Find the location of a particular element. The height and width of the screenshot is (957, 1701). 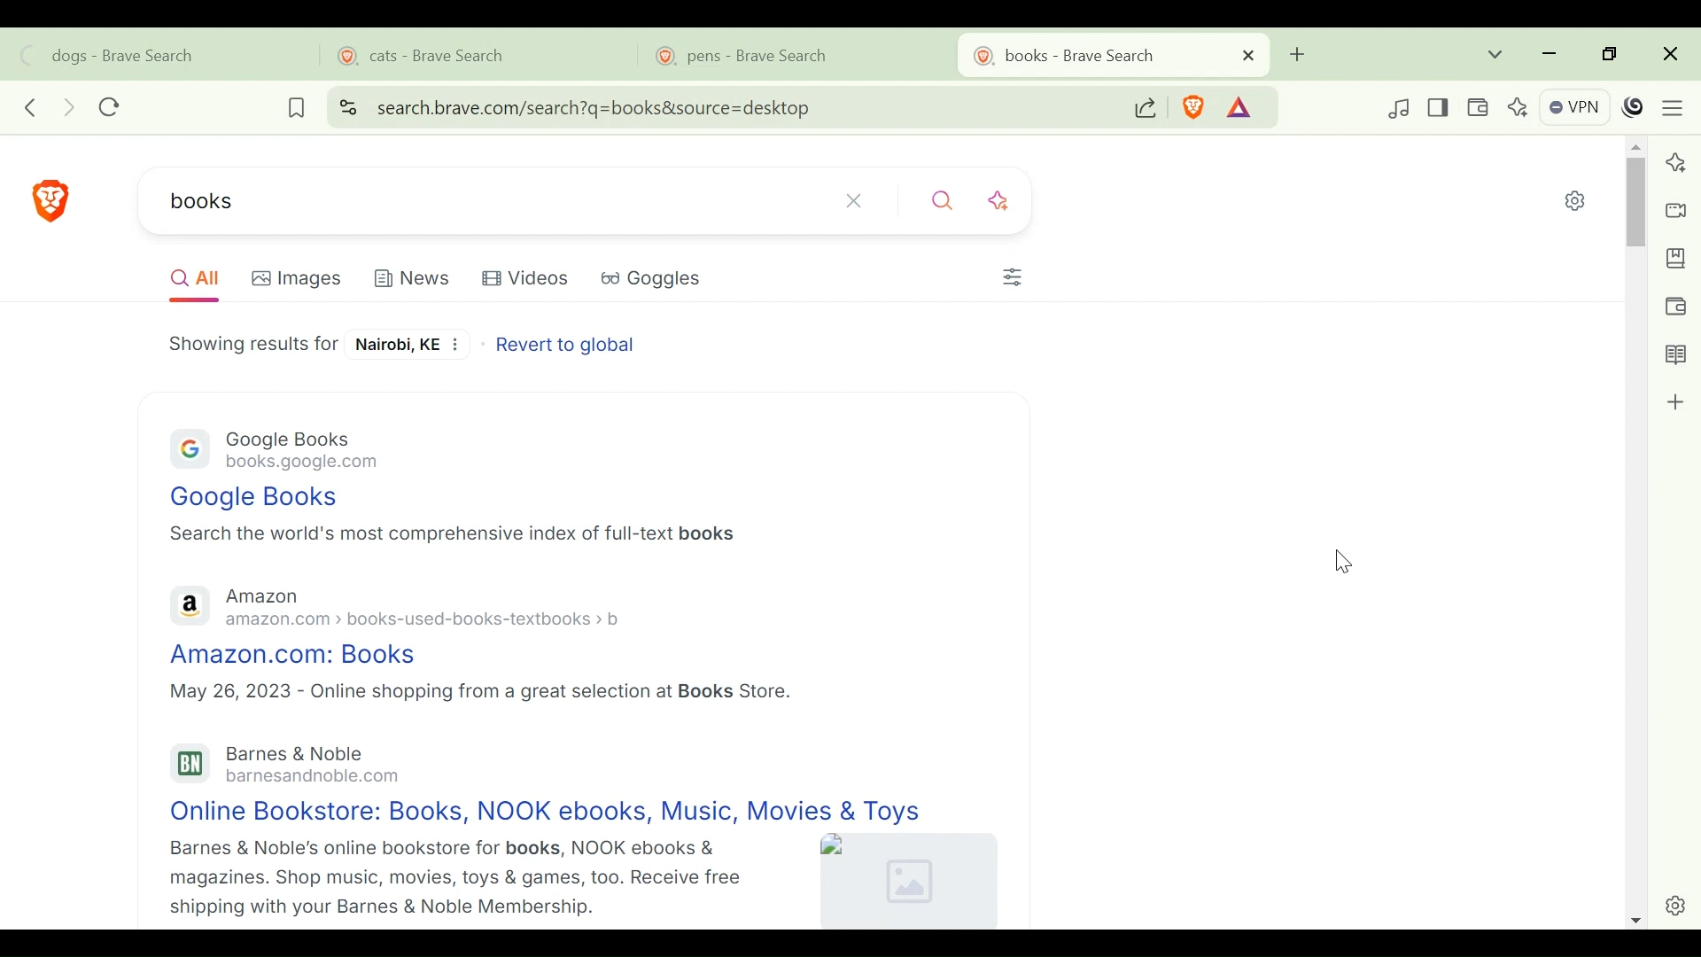

Share is located at coordinates (1146, 104).